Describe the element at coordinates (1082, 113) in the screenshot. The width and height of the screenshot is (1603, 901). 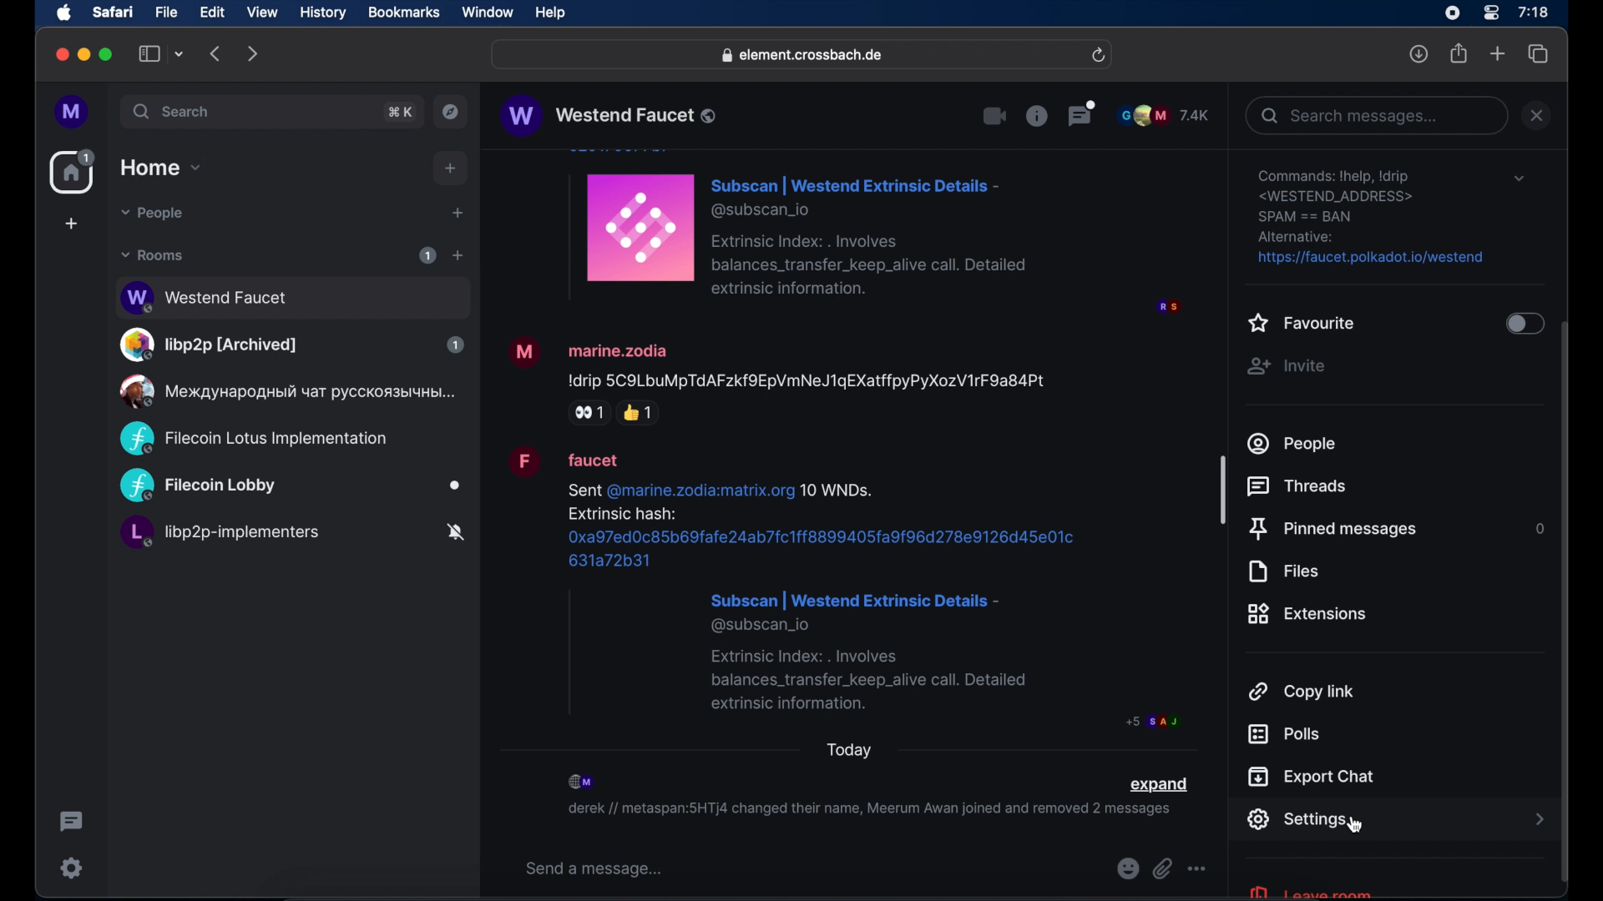
I see `threads` at that location.